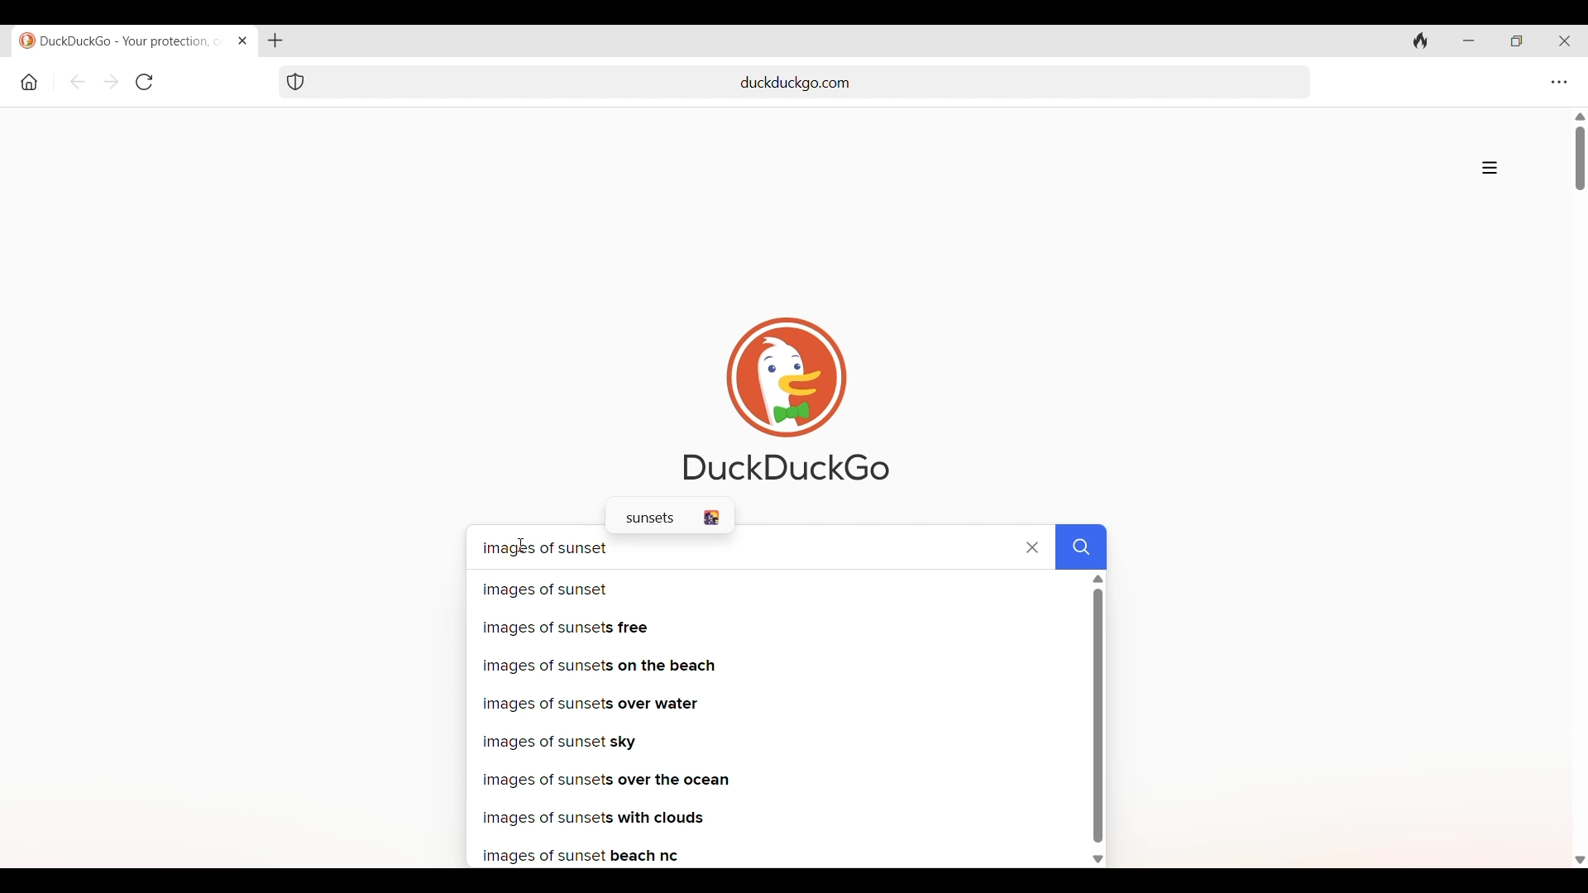  Describe the element at coordinates (1421, 41) in the screenshot. I see `Clear history` at that location.